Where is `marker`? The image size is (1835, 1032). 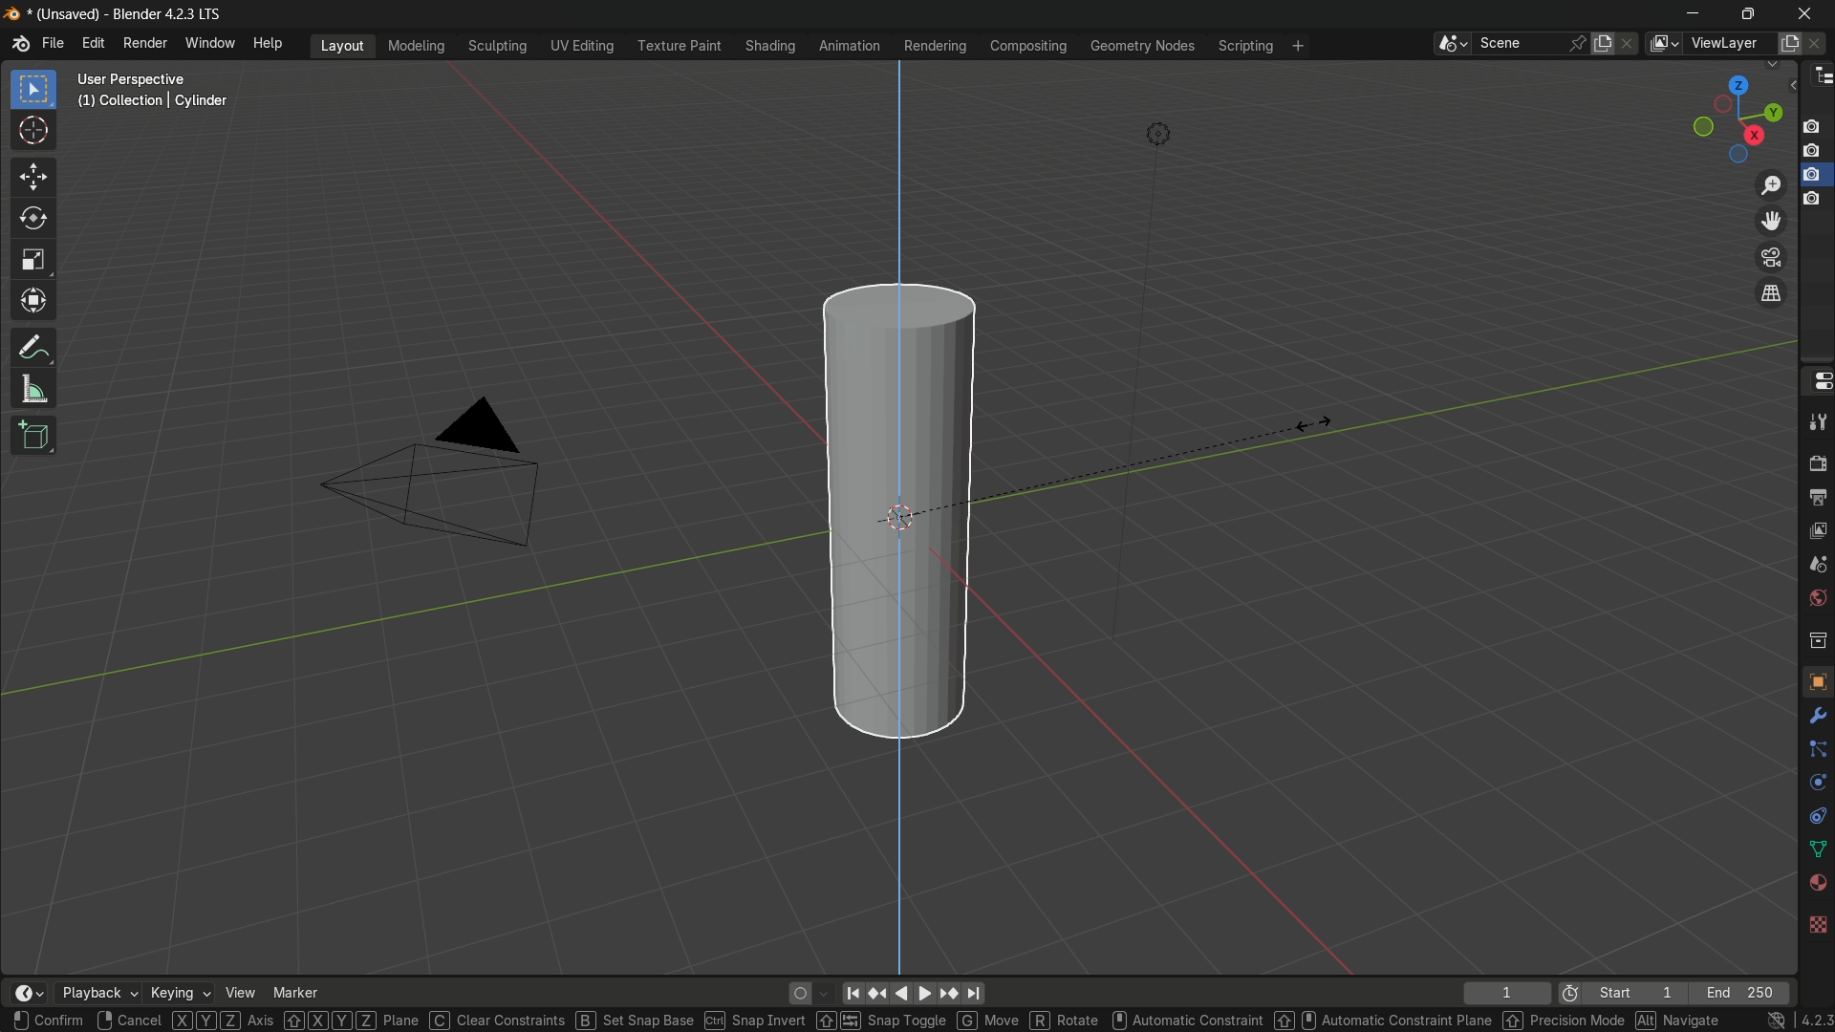 marker is located at coordinates (295, 993).